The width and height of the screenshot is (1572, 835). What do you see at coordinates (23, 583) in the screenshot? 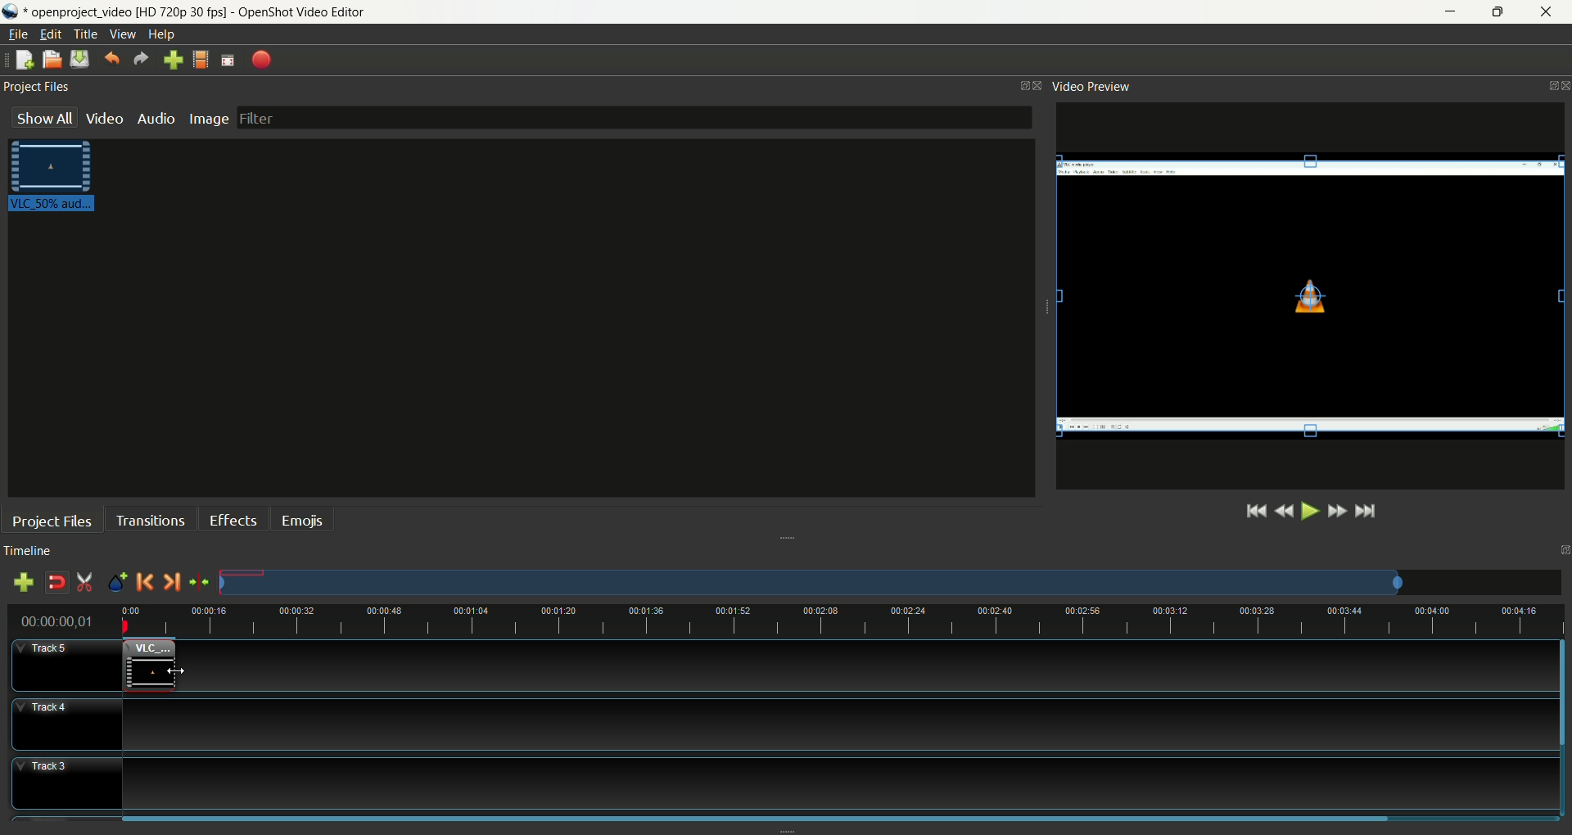
I see `add track` at bounding box center [23, 583].